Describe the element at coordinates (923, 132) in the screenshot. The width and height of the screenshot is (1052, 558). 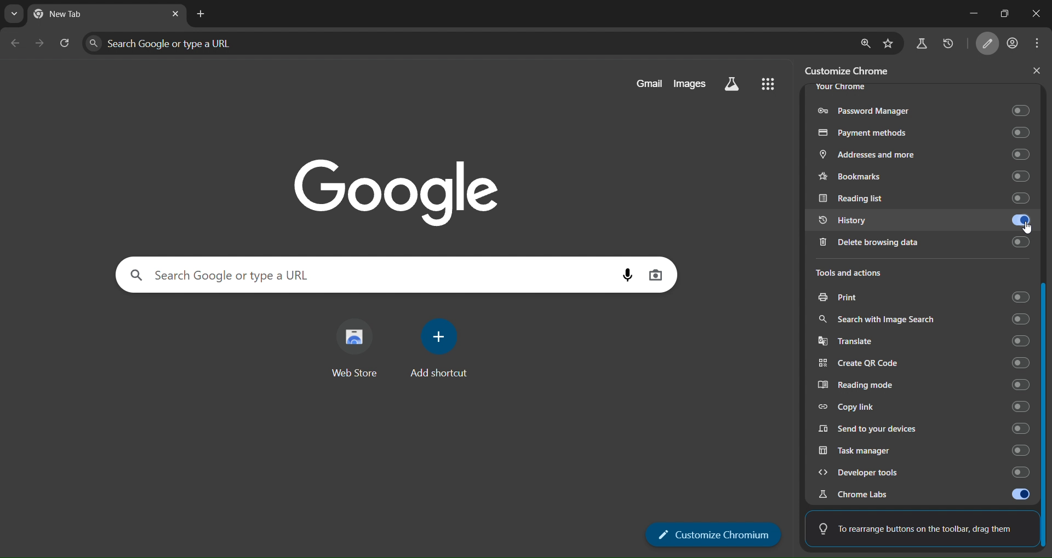
I see `payment methods` at that location.